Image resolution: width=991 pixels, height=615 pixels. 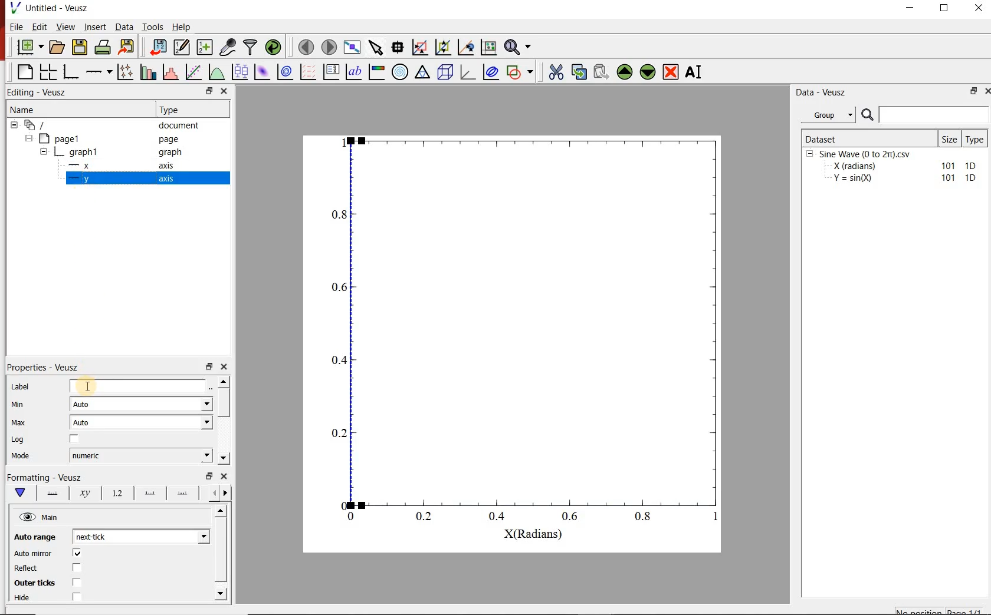 I want to click on Up, so click(x=220, y=511).